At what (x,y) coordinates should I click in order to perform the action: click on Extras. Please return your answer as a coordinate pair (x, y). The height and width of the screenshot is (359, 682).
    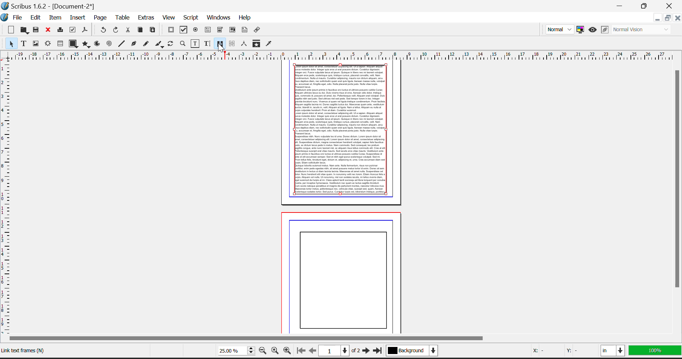
    Looking at the image, I should click on (146, 18).